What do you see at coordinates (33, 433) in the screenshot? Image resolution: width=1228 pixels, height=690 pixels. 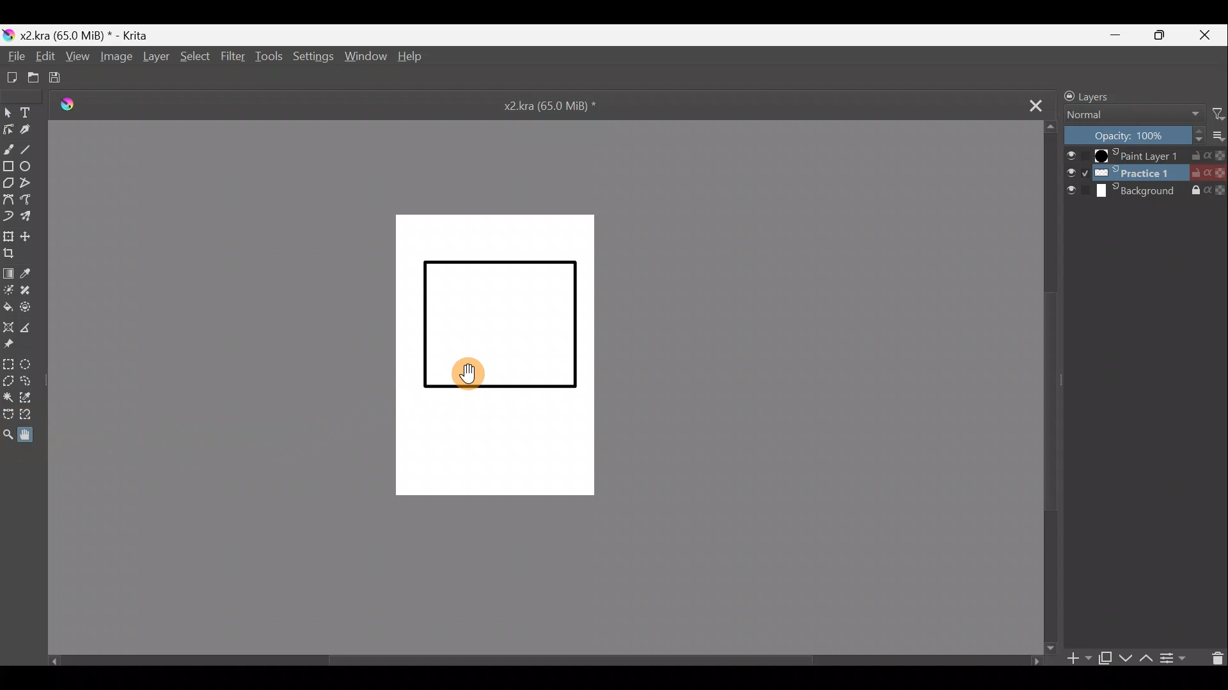 I see `Pan tool` at bounding box center [33, 433].